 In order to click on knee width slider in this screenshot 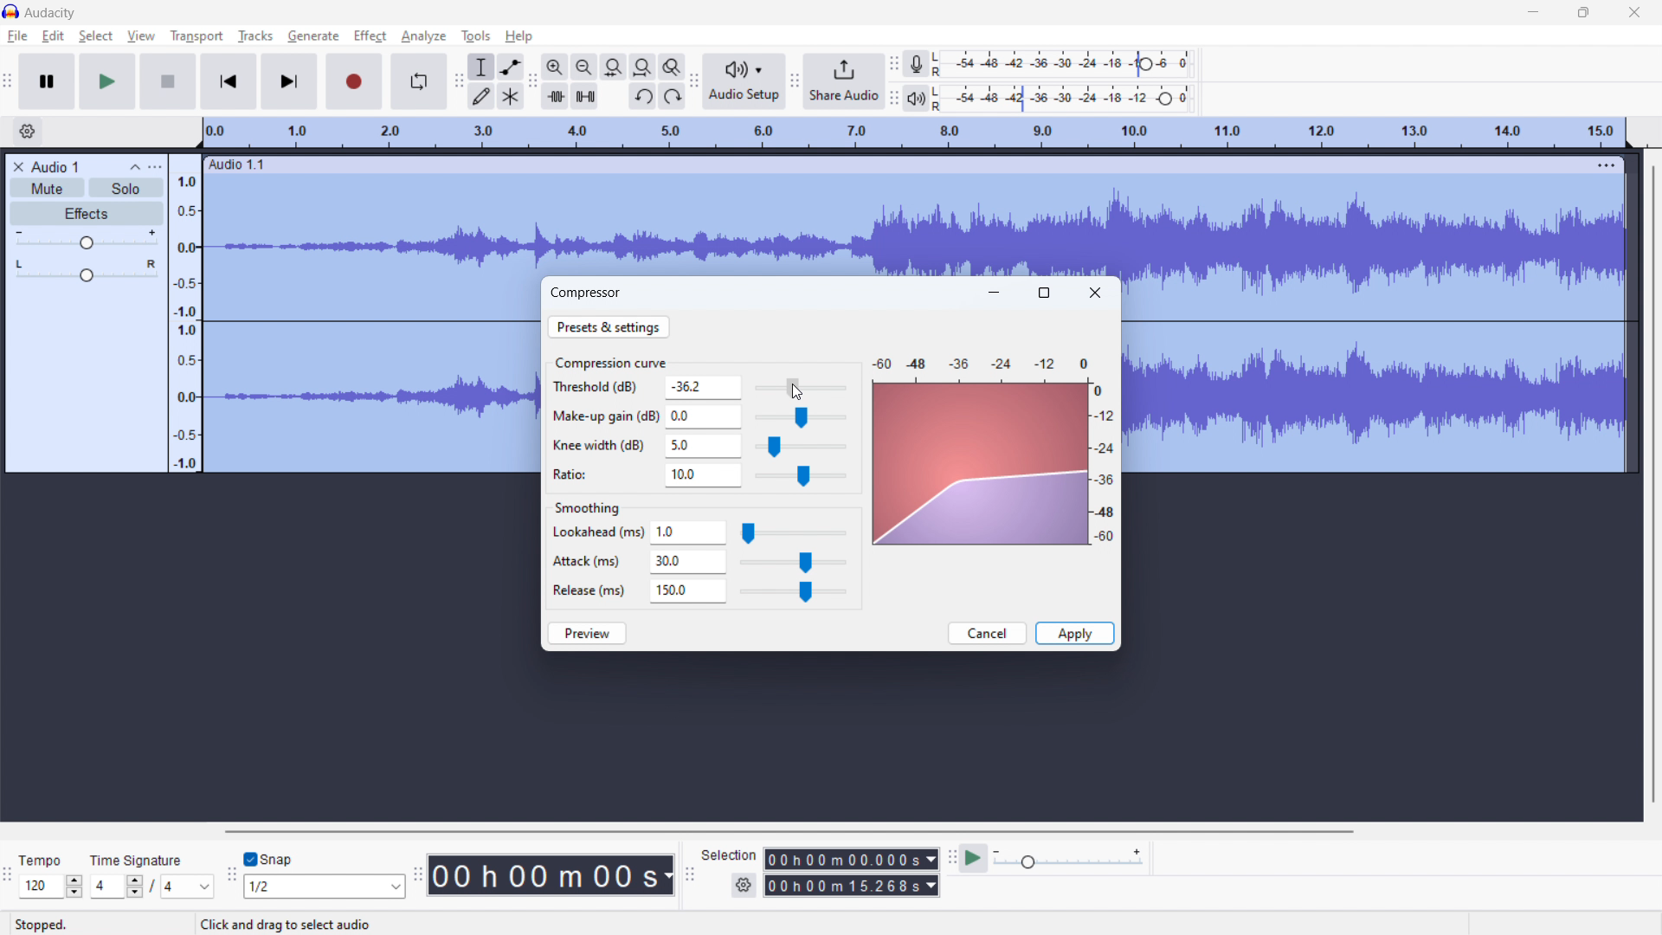, I will do `click(799, 448)`.